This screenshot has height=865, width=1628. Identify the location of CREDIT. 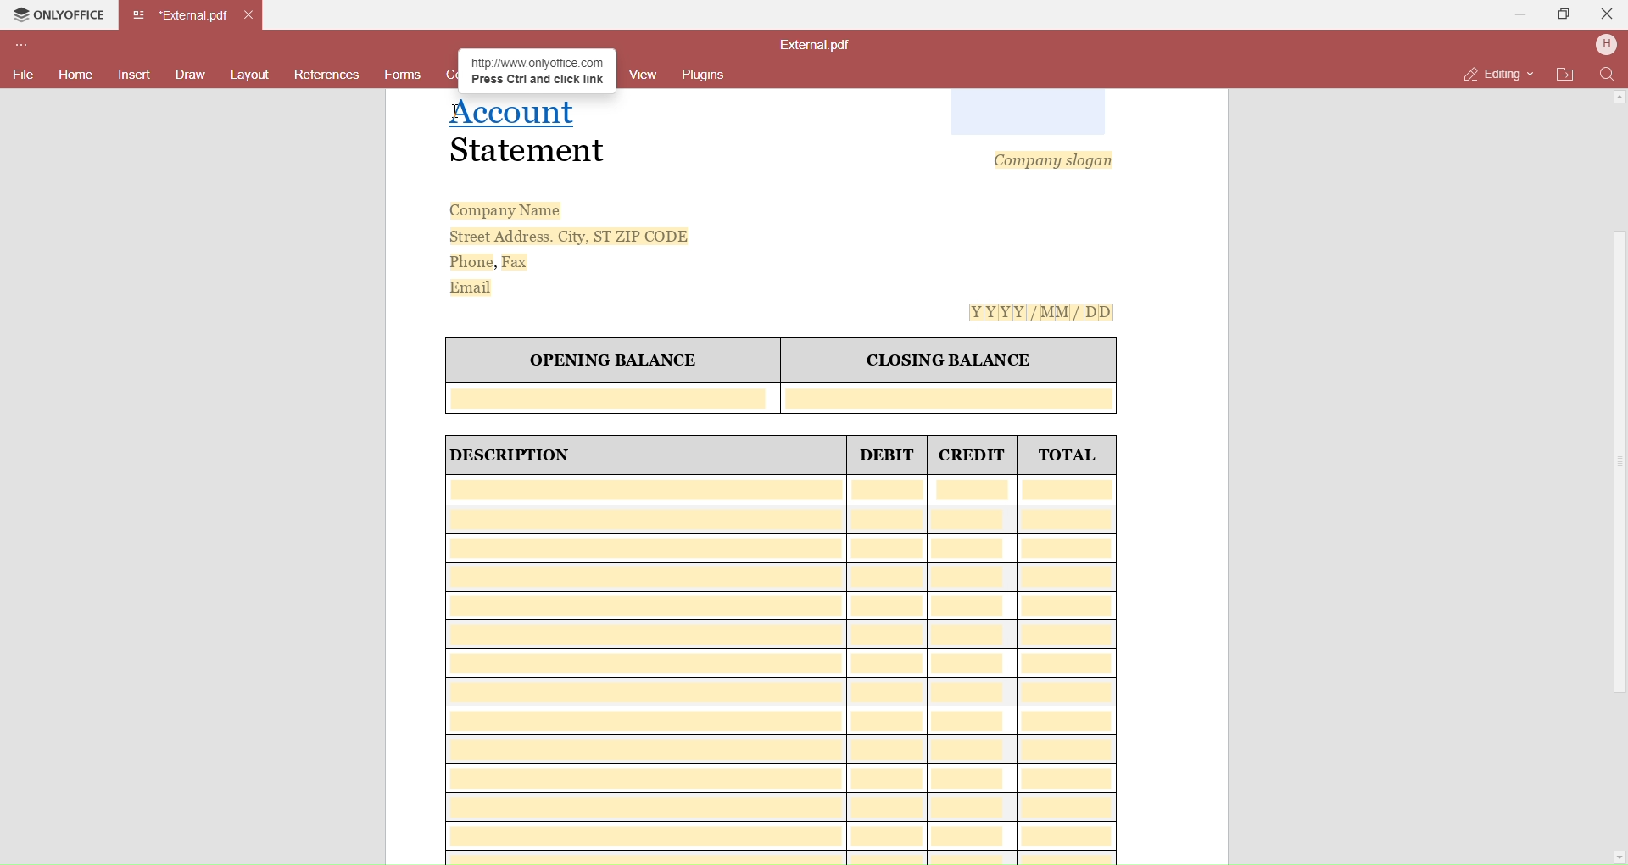
(972, 455).